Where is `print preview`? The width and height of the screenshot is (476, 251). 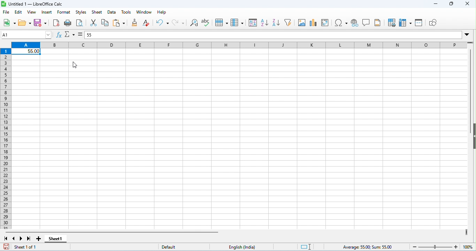
print preview is located at coordinates (80, 23).